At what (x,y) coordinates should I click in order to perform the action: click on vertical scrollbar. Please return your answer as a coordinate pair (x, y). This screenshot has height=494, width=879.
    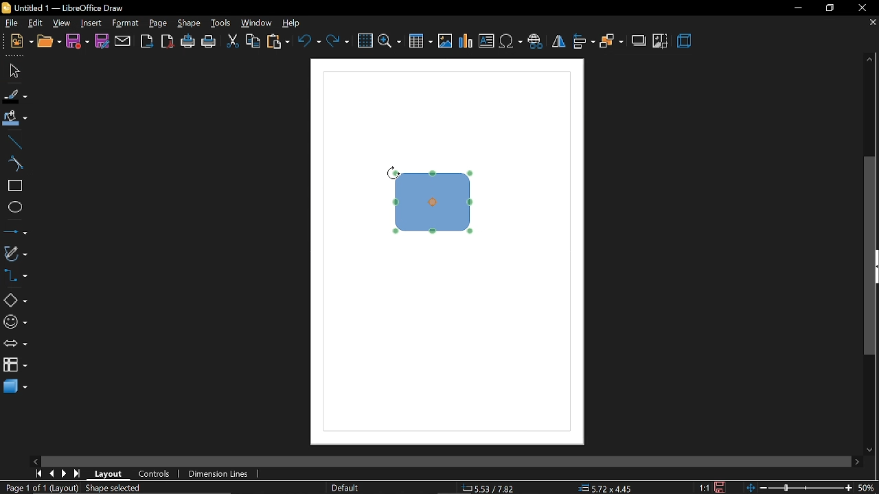
    Looking at the image, I should click on (869, 256).